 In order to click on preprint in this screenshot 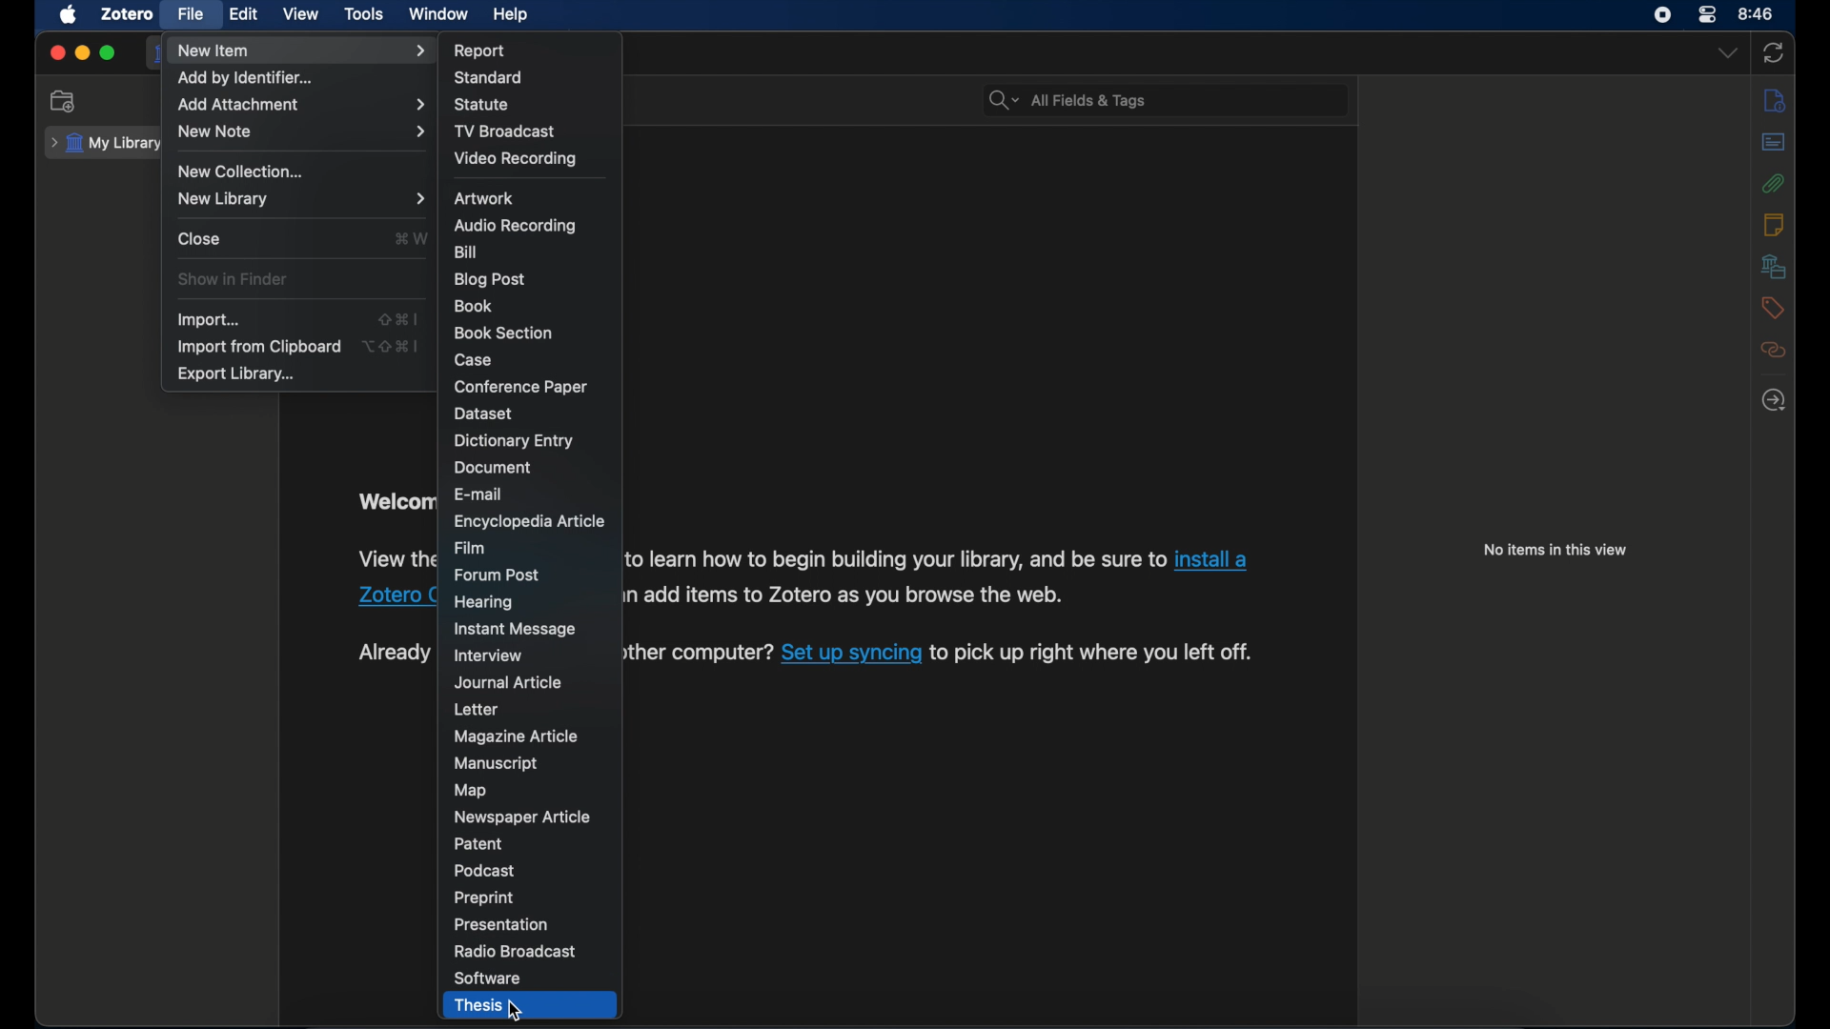, I will do `click(482, 898)`.